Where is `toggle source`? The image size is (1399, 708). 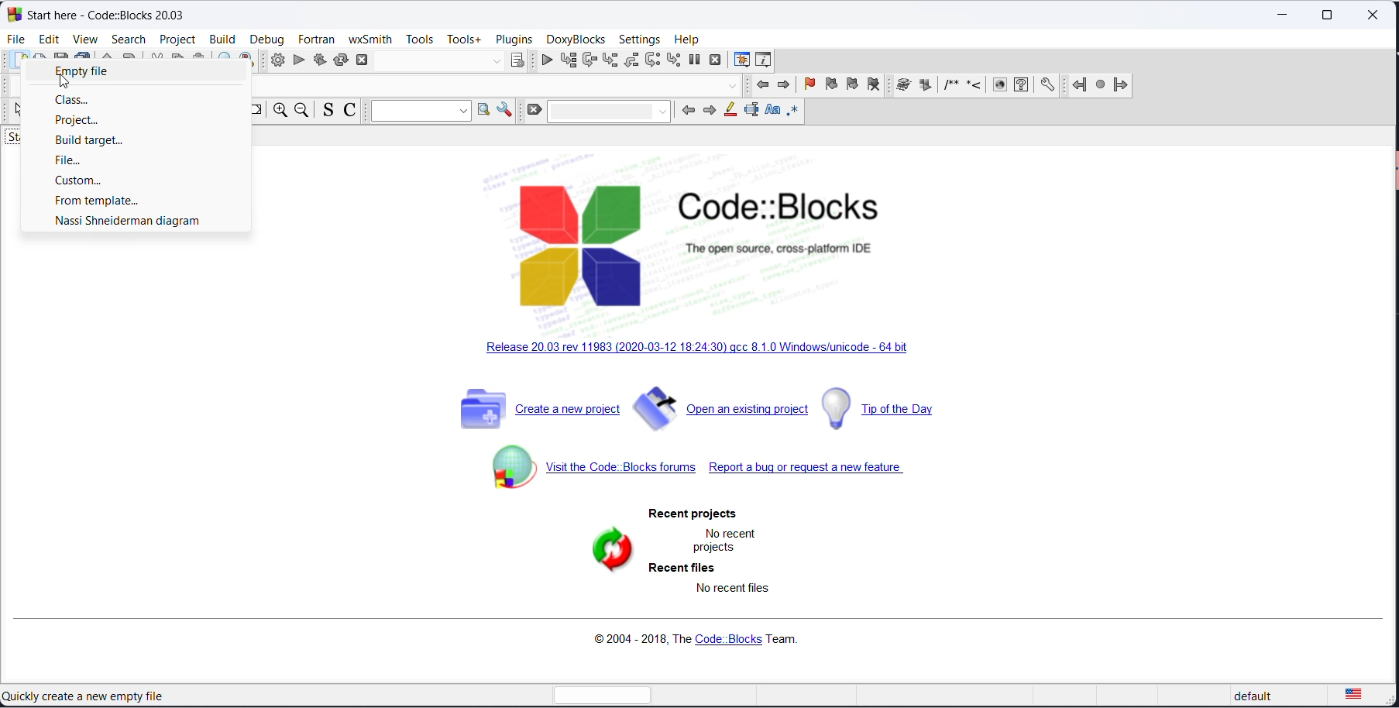 toggle source is located at coordinates (326, 112).